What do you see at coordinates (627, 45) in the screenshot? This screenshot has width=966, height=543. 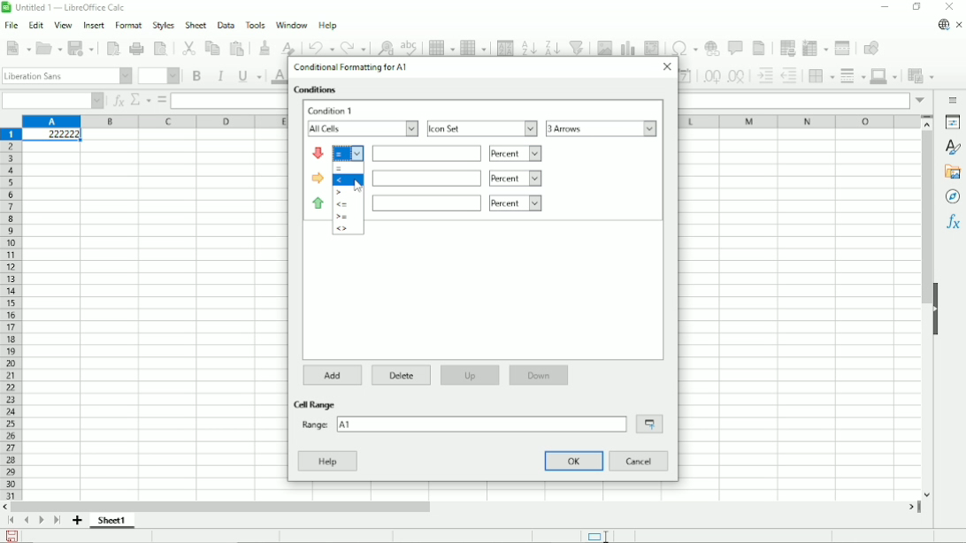 I see `Insert chart` at bounding box center [627, 45].